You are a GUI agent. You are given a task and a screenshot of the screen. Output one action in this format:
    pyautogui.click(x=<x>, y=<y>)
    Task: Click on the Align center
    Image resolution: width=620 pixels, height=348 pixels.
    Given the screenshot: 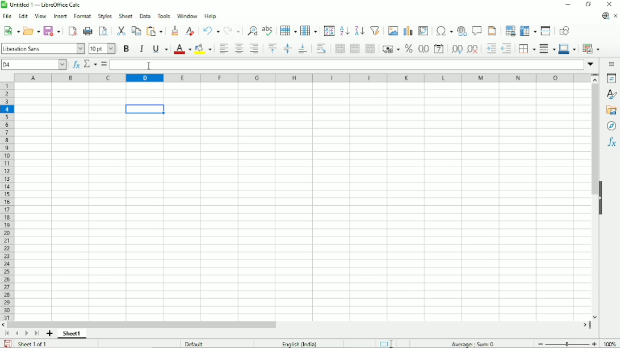 What is the action you would take?
    pyautogui.click(x=239, y=48)
    